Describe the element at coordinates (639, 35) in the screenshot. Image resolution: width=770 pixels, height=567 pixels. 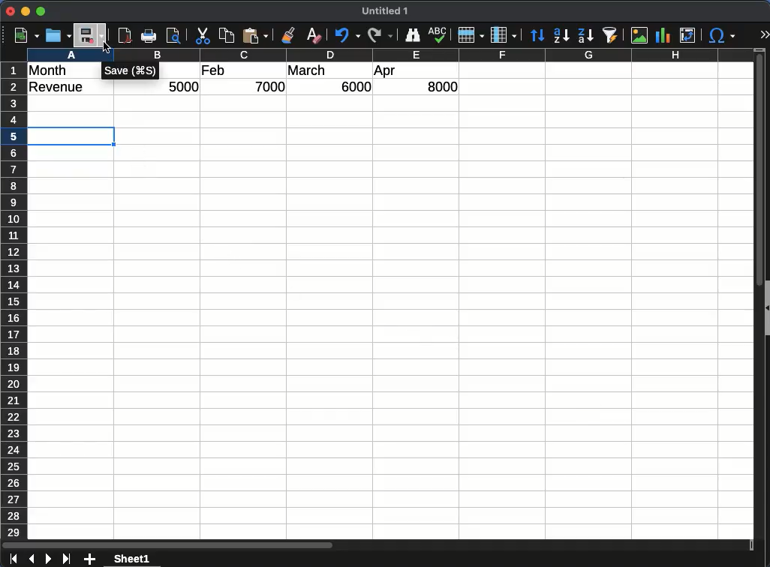
I see `image` at that location.